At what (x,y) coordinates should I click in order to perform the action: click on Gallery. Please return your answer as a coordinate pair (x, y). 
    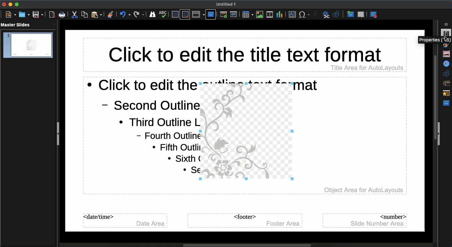
    Looking at the image, I should click on (447, 54).